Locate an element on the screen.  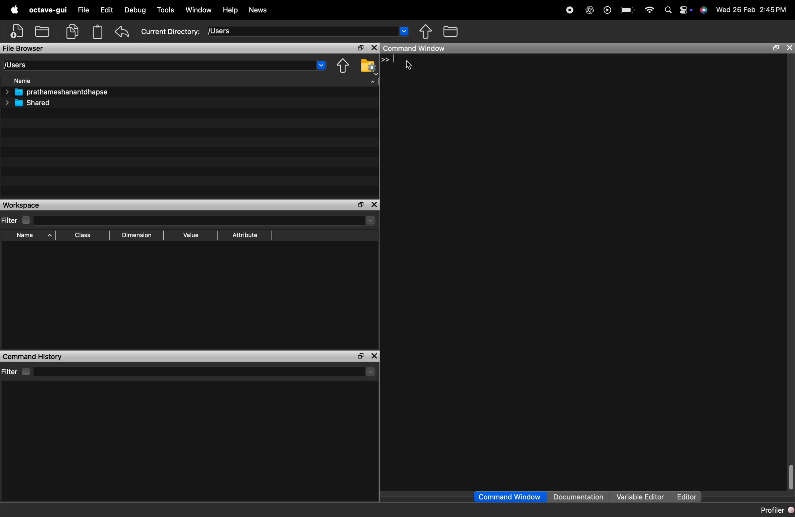
Class is located at coordinates (84, 235).